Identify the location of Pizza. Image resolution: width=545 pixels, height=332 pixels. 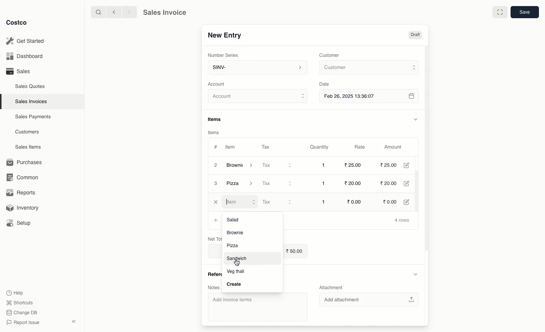
(235, 246).